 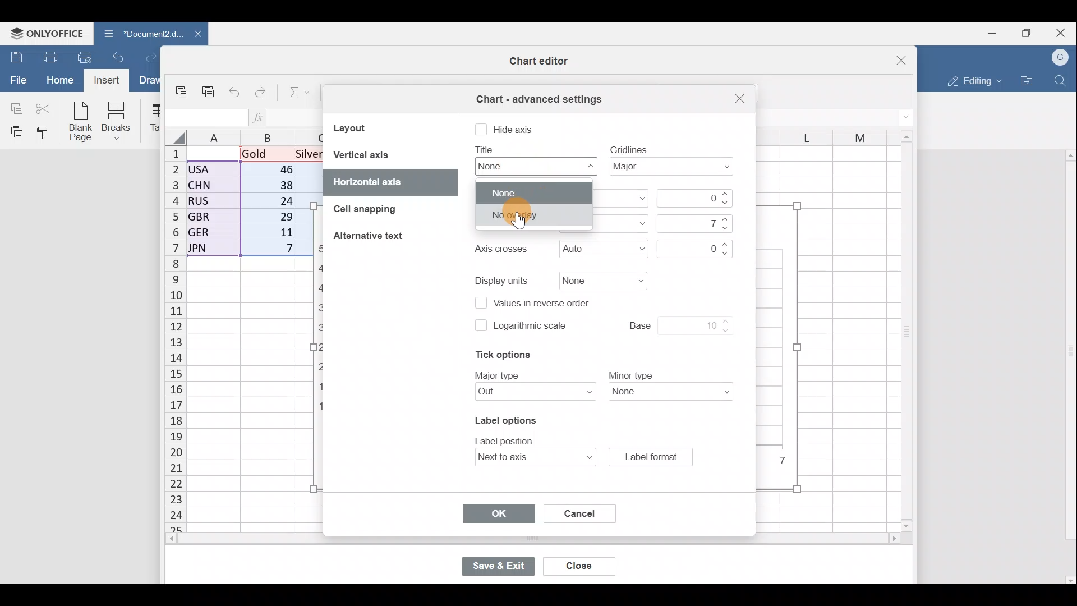 I want to click on Account name, so click(x=1061, y=56).